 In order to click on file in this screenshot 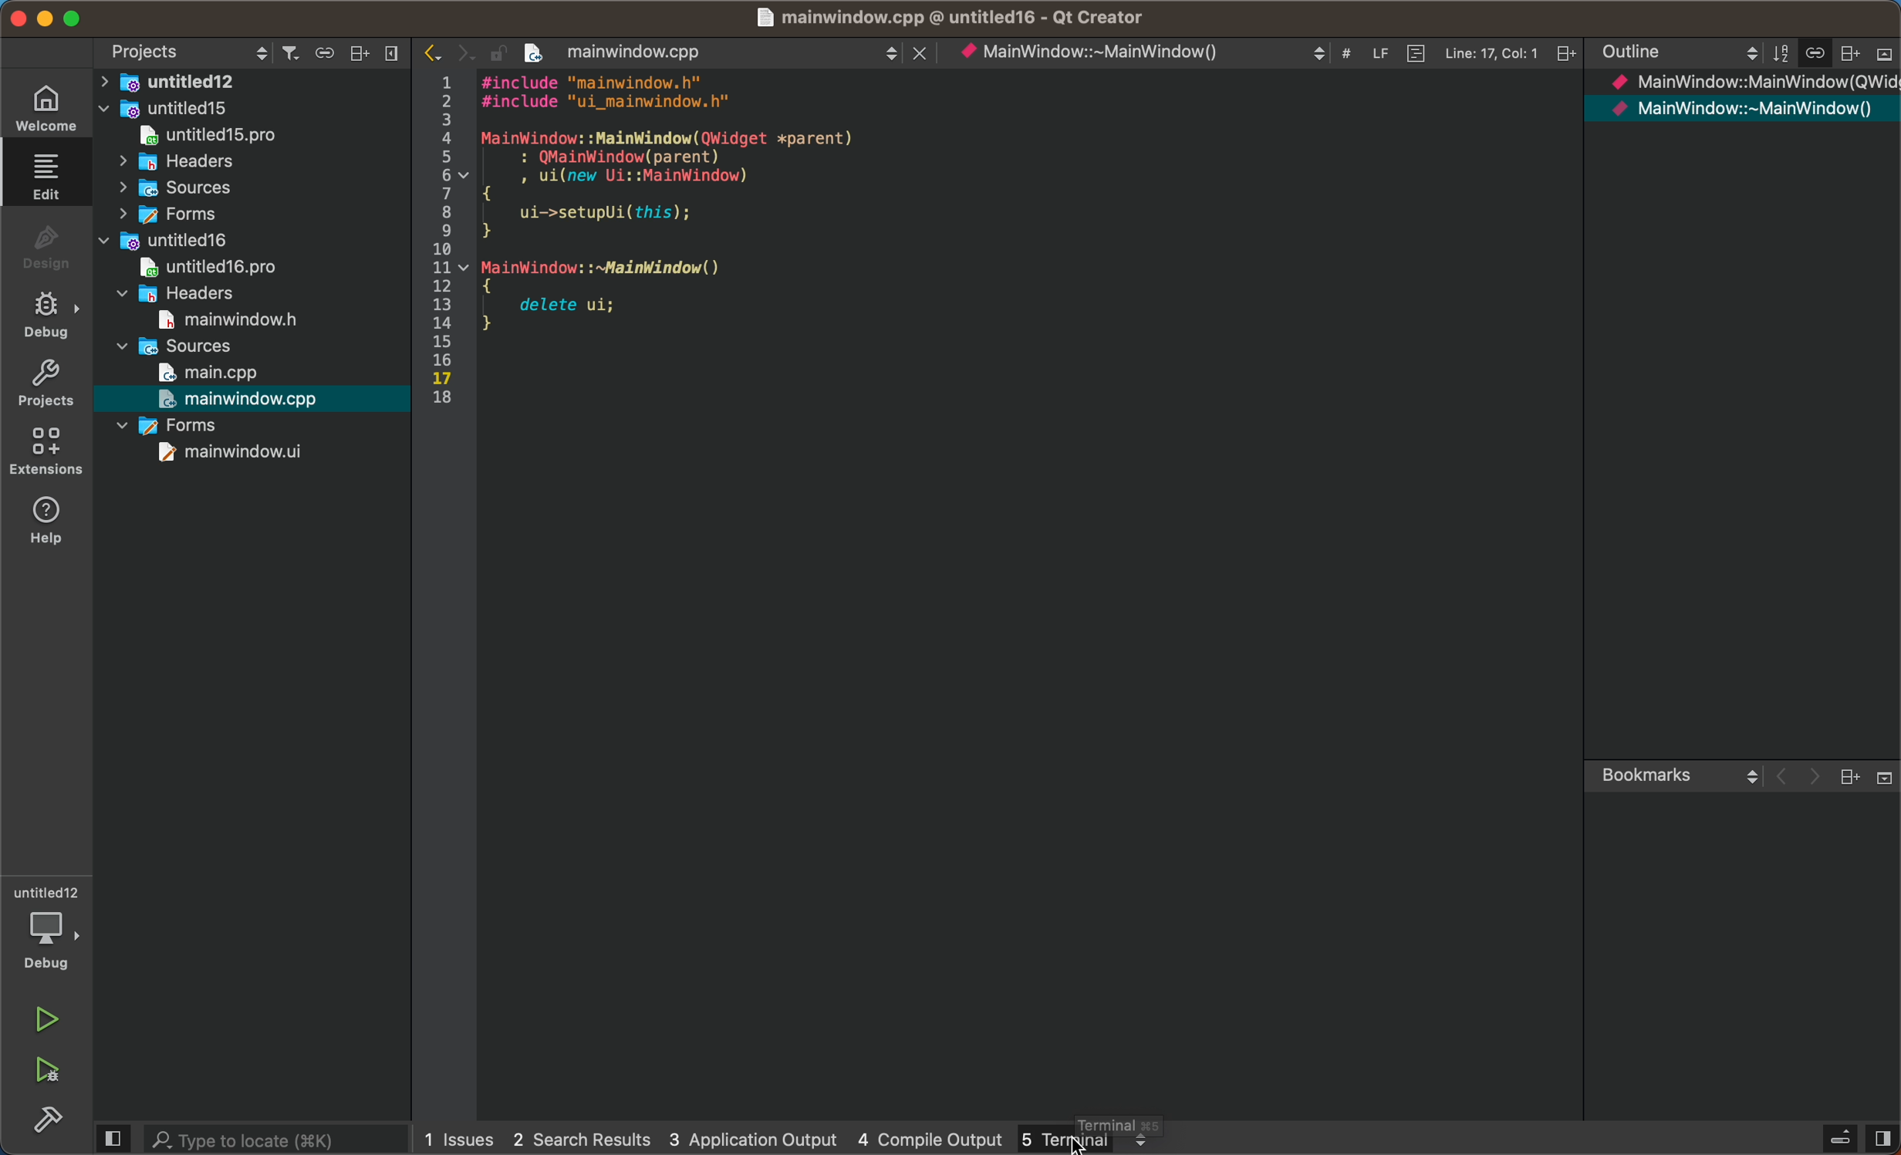, I will do `click(246, 398)`.